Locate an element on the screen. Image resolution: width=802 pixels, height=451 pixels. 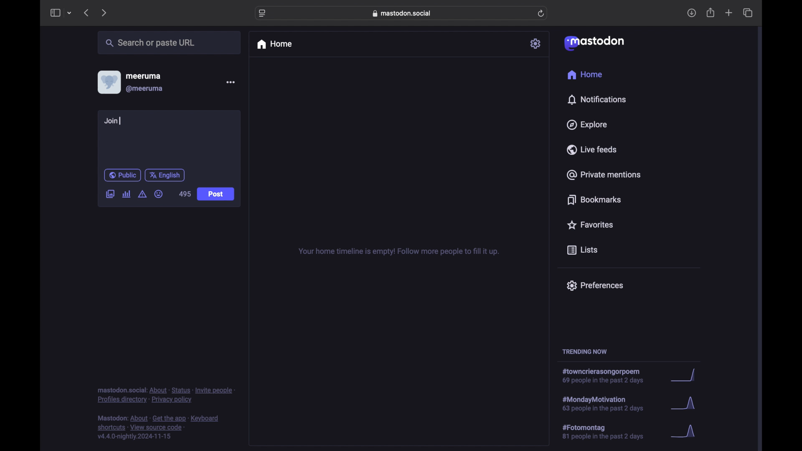
favorites is located at coordinates (589, 225).